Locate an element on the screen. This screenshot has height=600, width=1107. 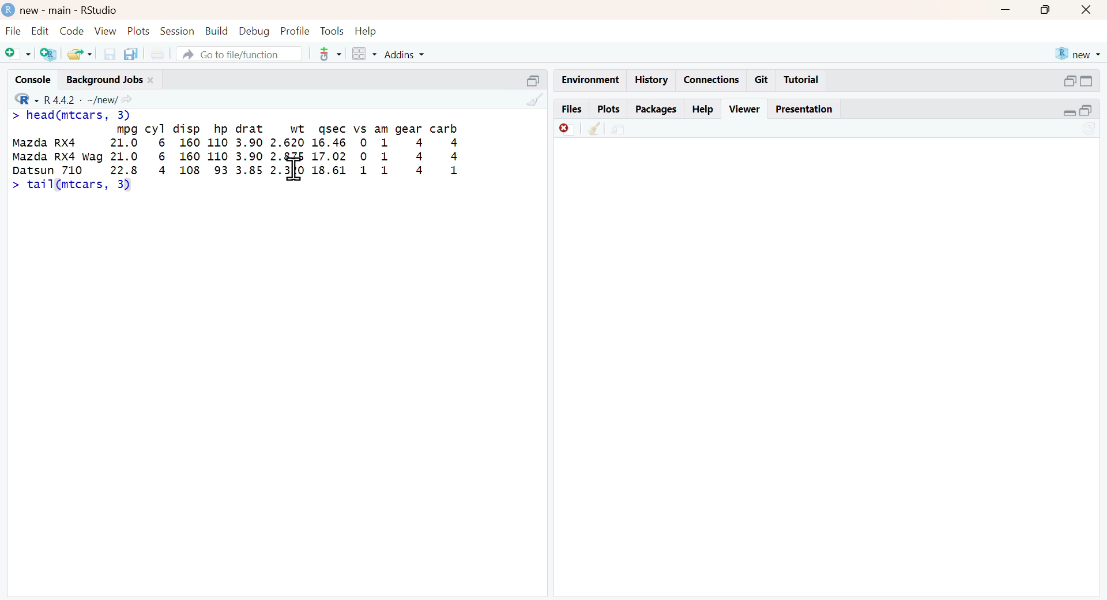
Files is located at coordinates (568, 108).